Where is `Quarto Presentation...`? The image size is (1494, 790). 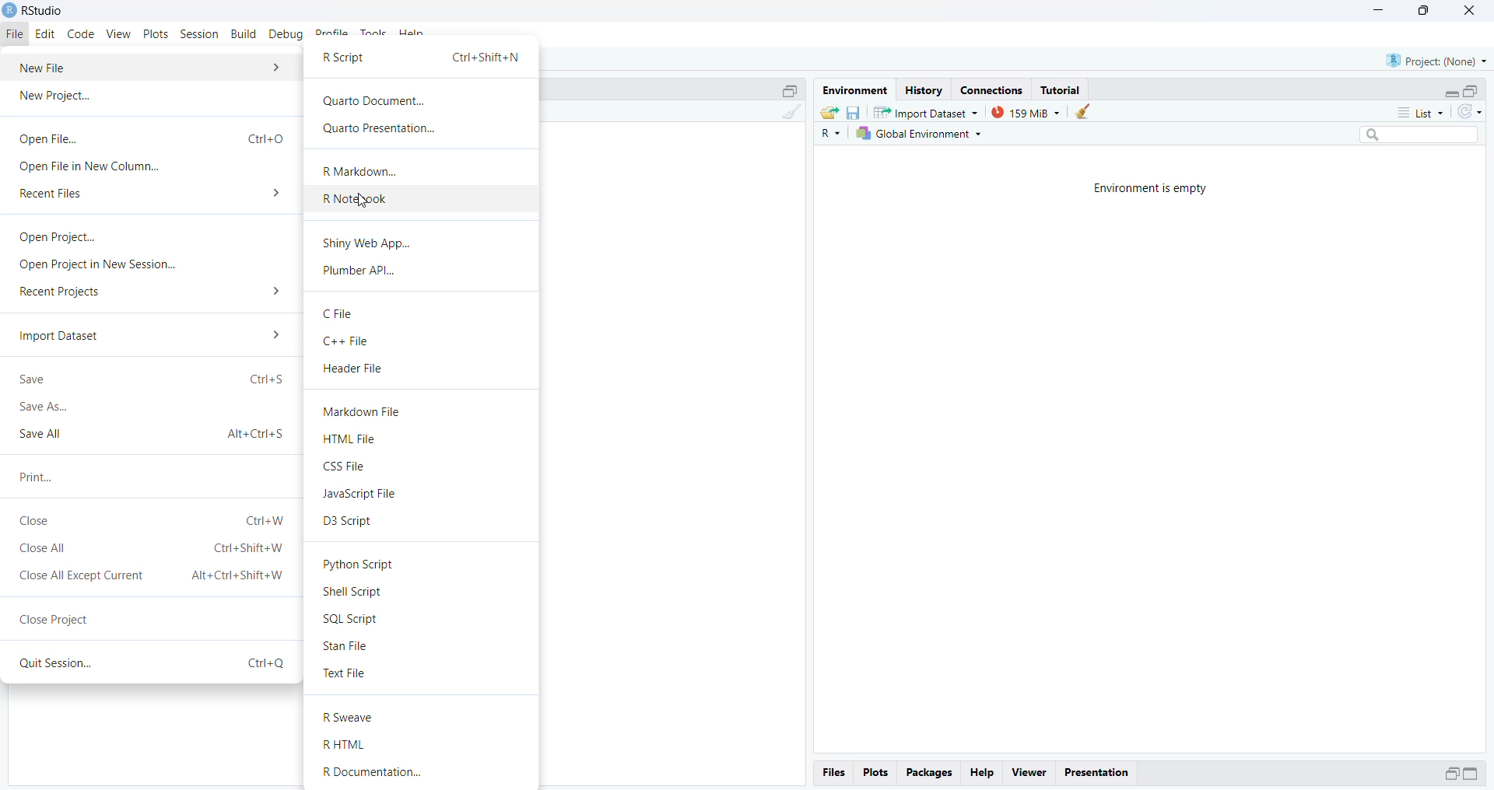 Quarto Presentation... is located at coordinates (377, 130).